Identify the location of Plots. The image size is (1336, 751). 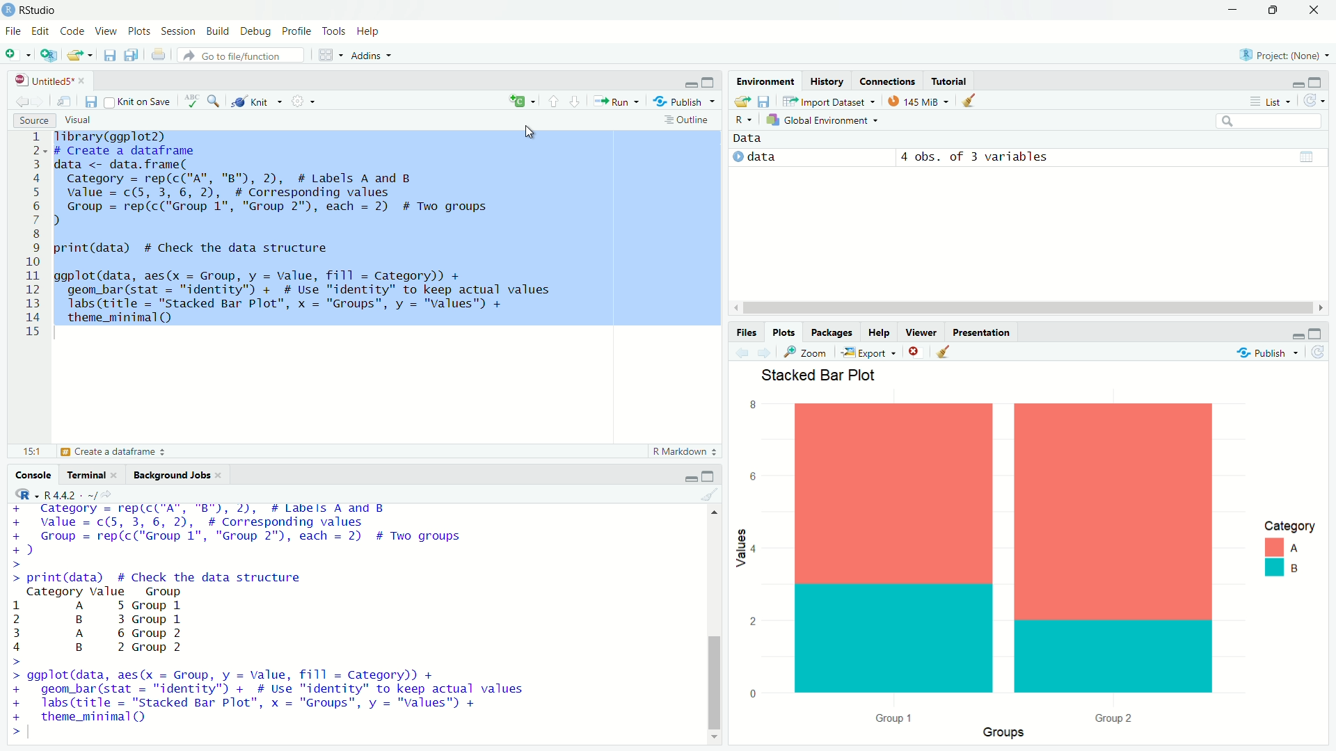
(139, 30).